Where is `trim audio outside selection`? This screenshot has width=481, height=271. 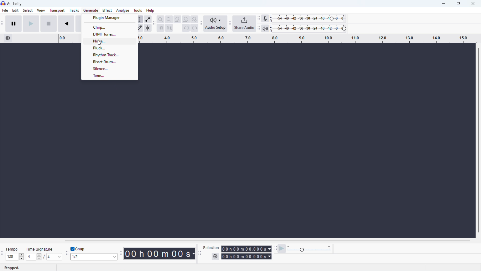
trim audio outside selection is located at coordinates (161, 27).